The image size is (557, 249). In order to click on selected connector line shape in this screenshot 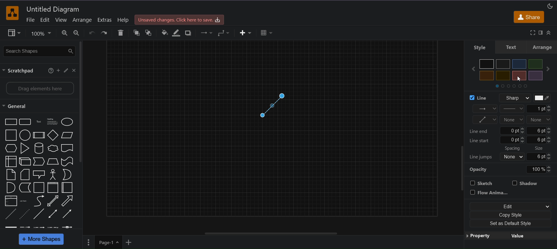, I will do `click(273, 105)`.